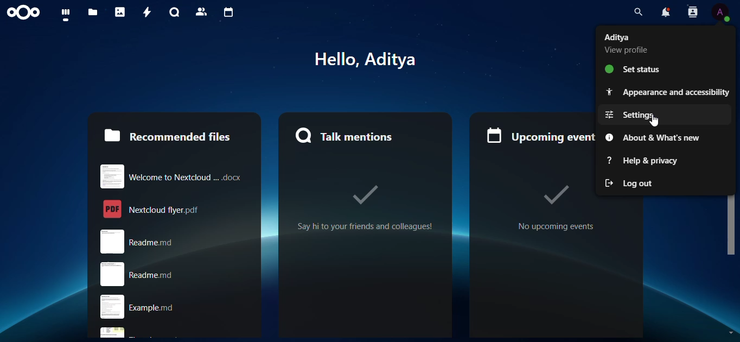  Describe the element at coordinates (175, 241) in the screenshot. I see `Readme` at that location.